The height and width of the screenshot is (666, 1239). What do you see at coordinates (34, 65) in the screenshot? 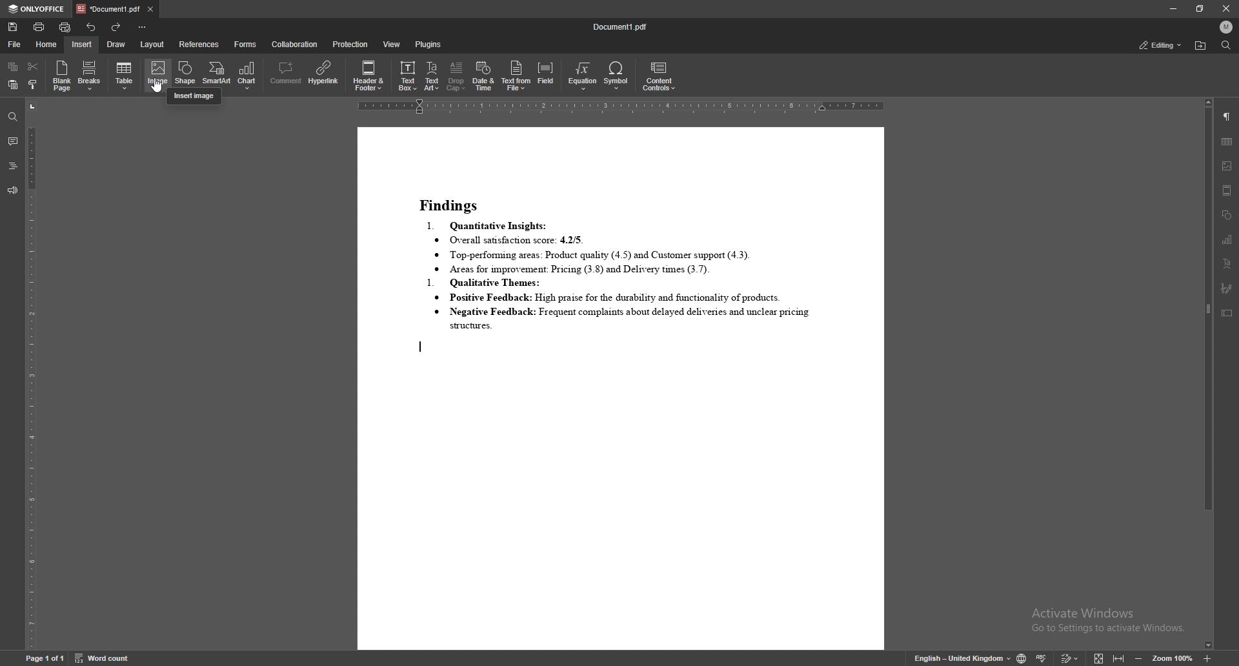
I see `cut` at bounding box center [34, 65].